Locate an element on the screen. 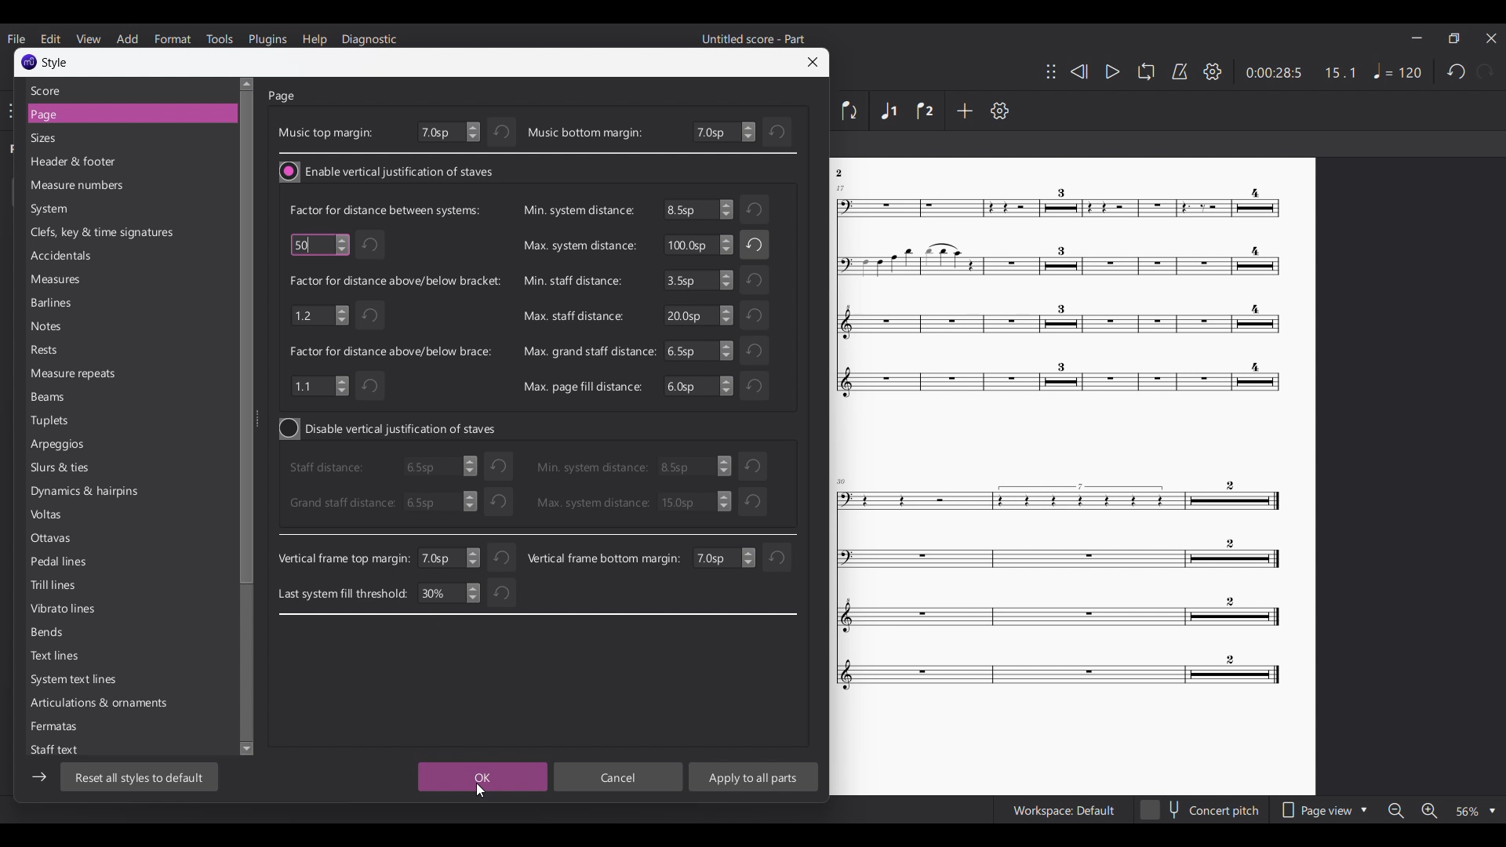 Image resolution: width=1506 pixels, height=847 pixels. Change toolbar position is located at coordinates (1051, 71).